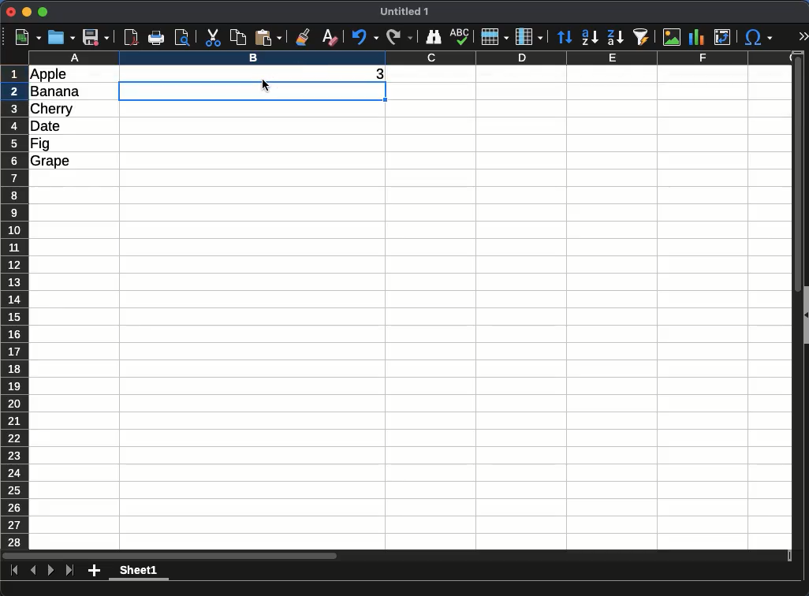 This screenshot has height=596, width=809. What do you see at coordinates (722, 37) in the screenshot?
I see `pivot table` at bounding box center [722, 37].